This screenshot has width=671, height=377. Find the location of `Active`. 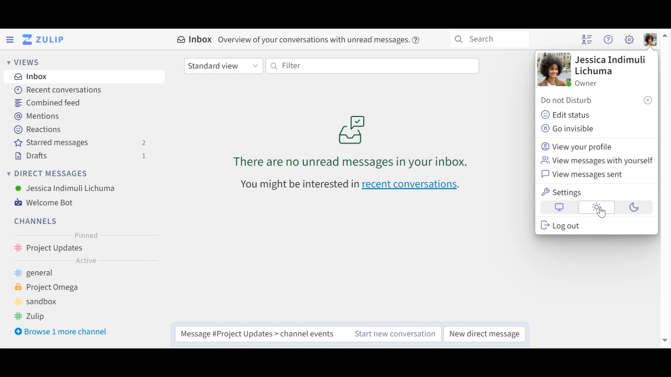

Active is located at coordinates (85, 261).